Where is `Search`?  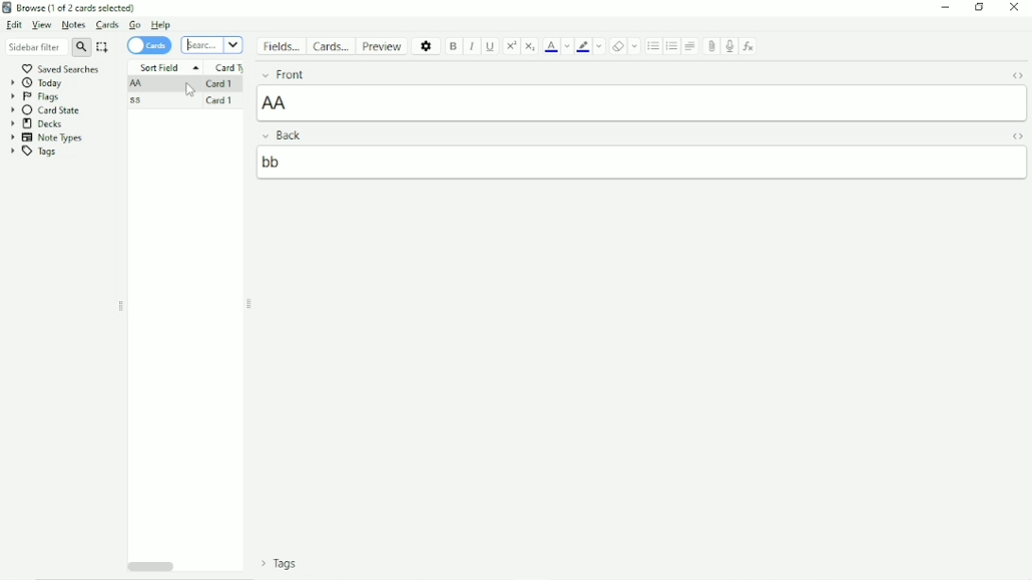 Search is located at coordinates (214, 44).